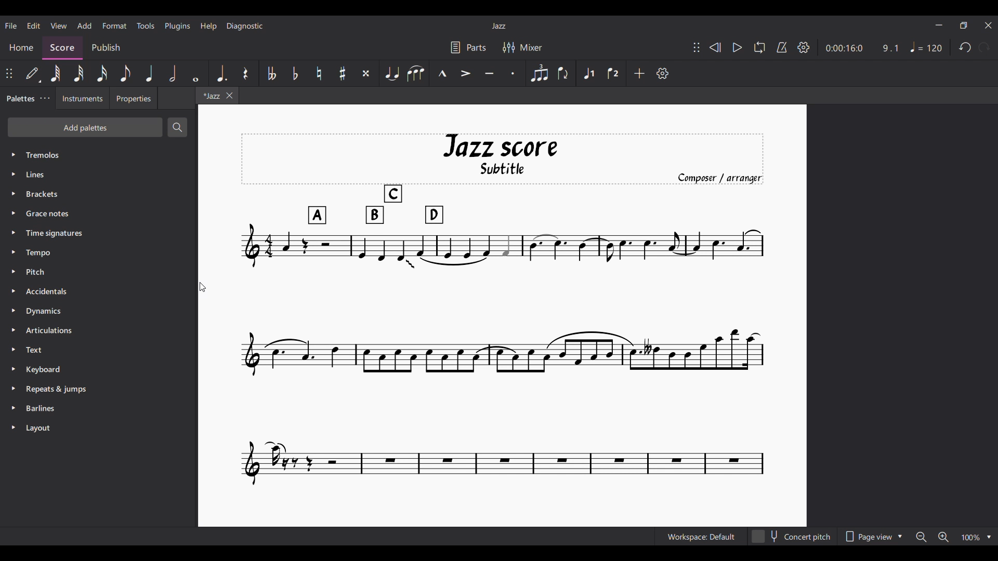 The height and width of the screenshot is (561, 998). What do you see at coordinates (98, 155) in the screenshot?
I see `Tremolos` at bounding box center [98, 155].